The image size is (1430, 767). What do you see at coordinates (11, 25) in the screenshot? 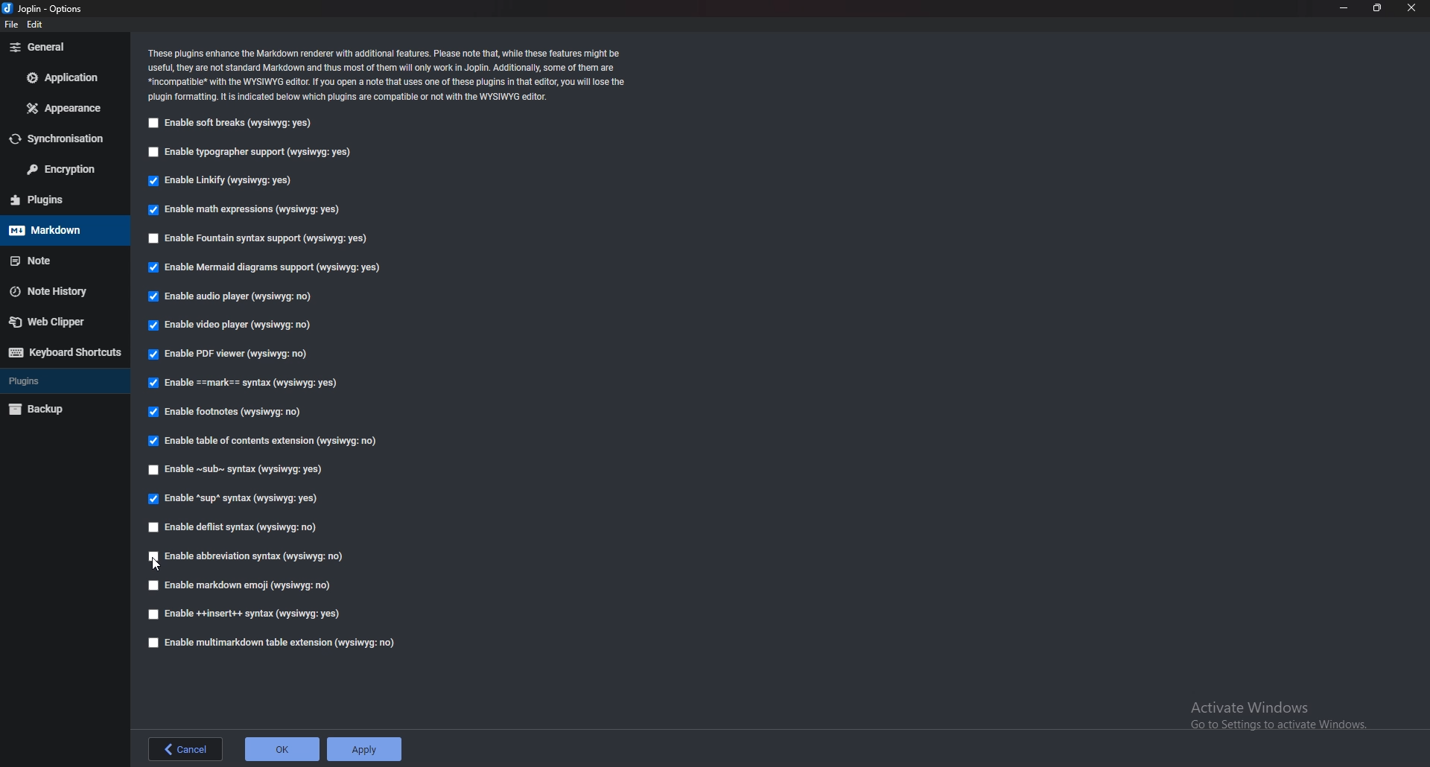
I see `file` at bounding box center [11, 25].